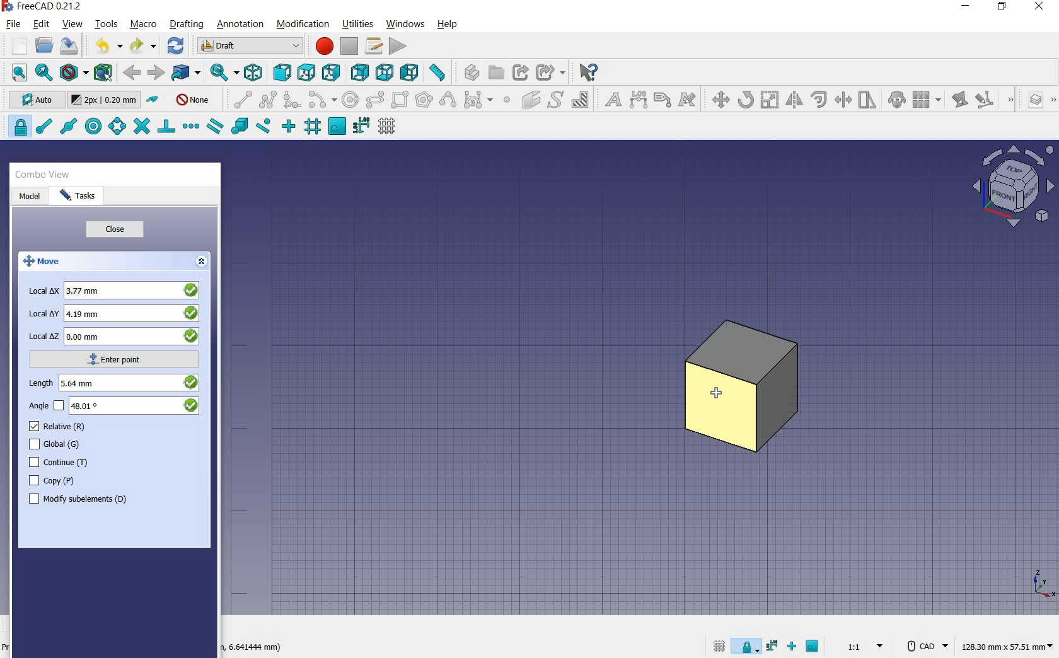  I want to click on facebinder, so click(530, 100).